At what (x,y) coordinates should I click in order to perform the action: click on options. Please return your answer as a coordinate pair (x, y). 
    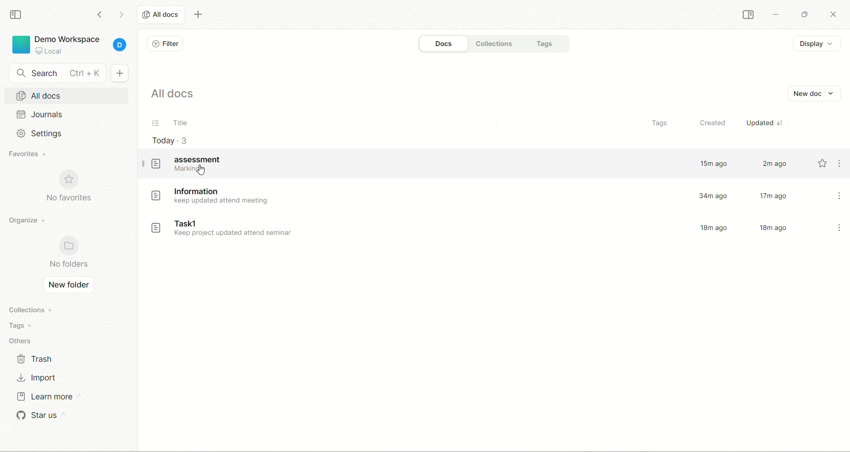
    Looking at the image, I should click on (840, 195).